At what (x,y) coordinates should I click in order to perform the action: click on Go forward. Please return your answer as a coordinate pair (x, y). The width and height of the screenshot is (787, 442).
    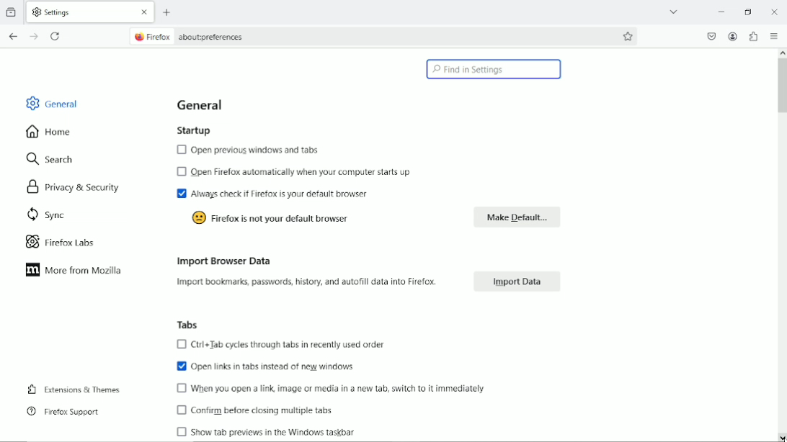
    Looking at the image, I should click on (35, 36).